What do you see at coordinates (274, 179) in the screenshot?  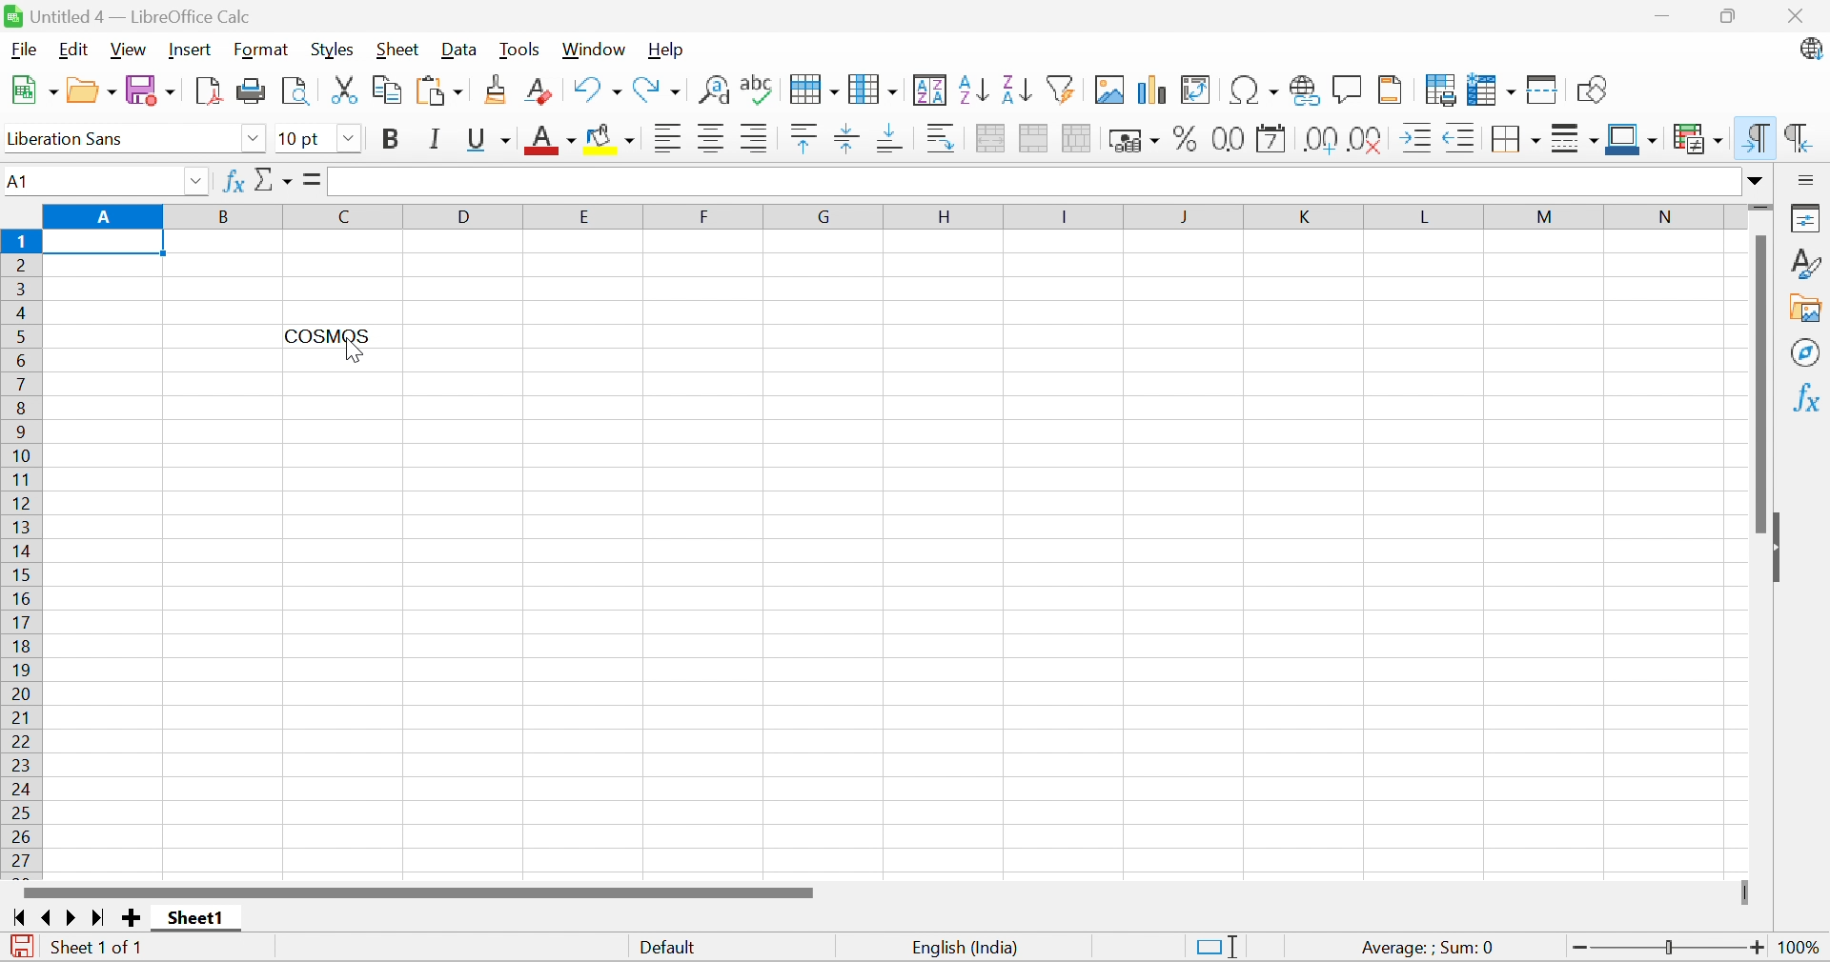 I see `Select Function` at bounding box center [274, 179].